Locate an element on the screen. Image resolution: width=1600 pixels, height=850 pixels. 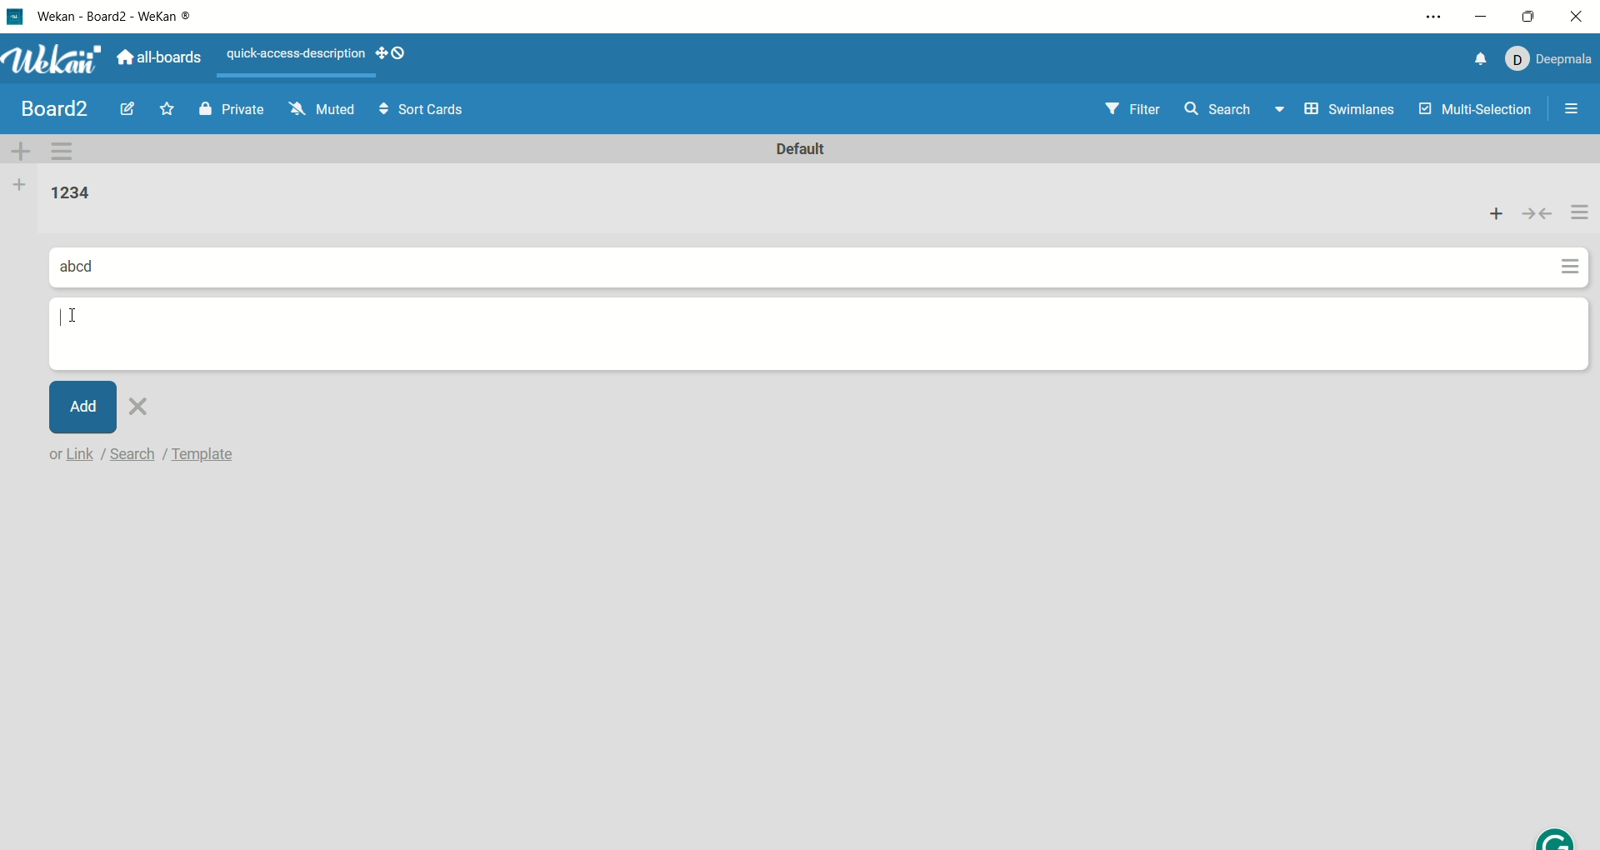
show-desktop-drag-handles is located at coordinates (382, 51).